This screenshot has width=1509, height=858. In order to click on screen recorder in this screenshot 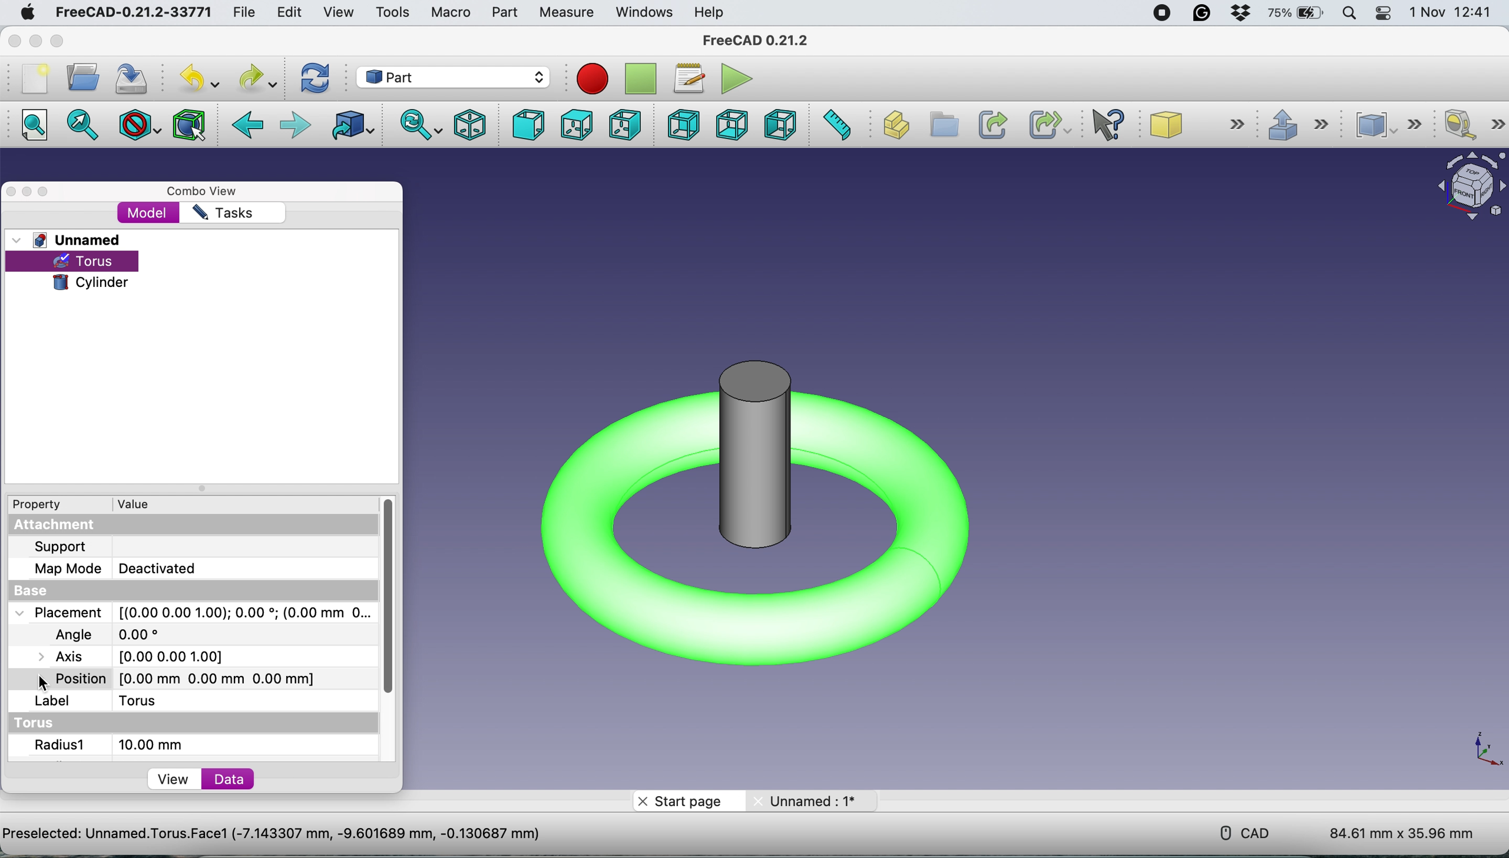, I will do `click(1162, 14)`.